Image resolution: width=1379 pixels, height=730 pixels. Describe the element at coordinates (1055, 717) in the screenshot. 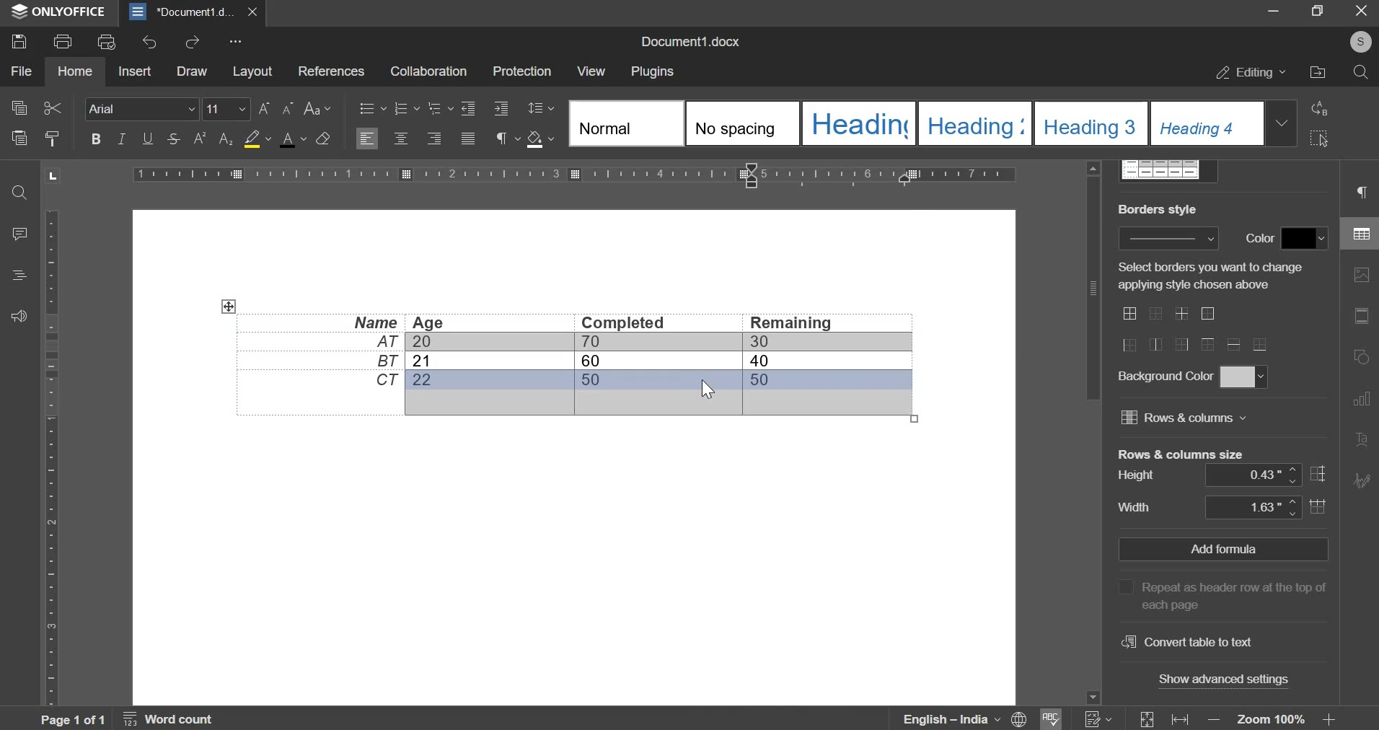

I see `spelling` at that location.